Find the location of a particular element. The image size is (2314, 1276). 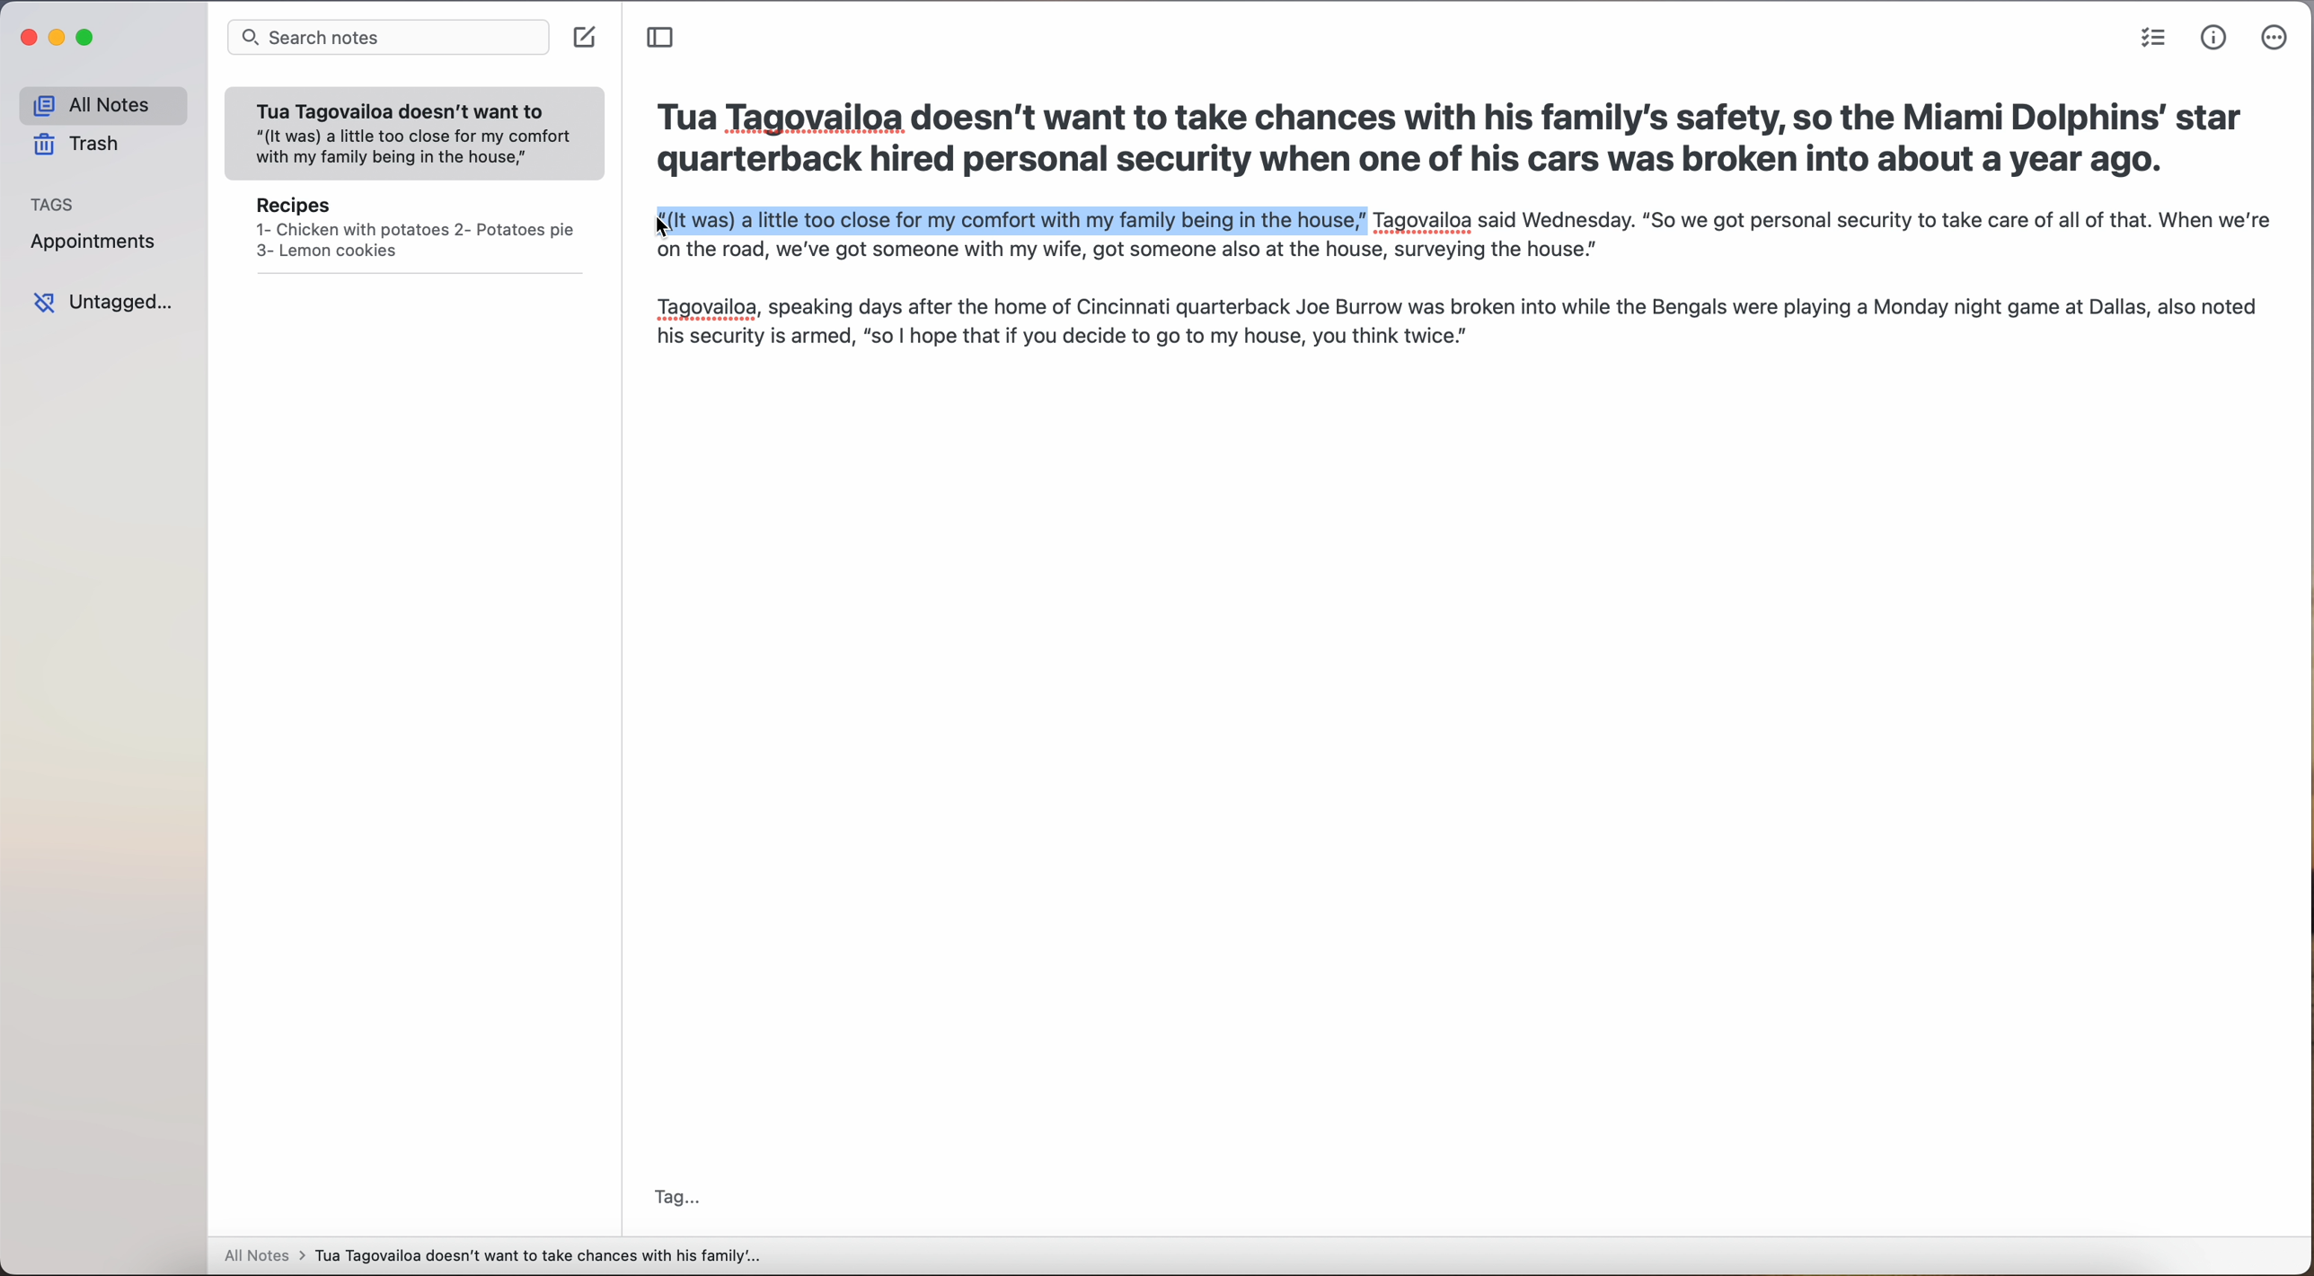

close Simplenote is located at coordinates (27, 38).